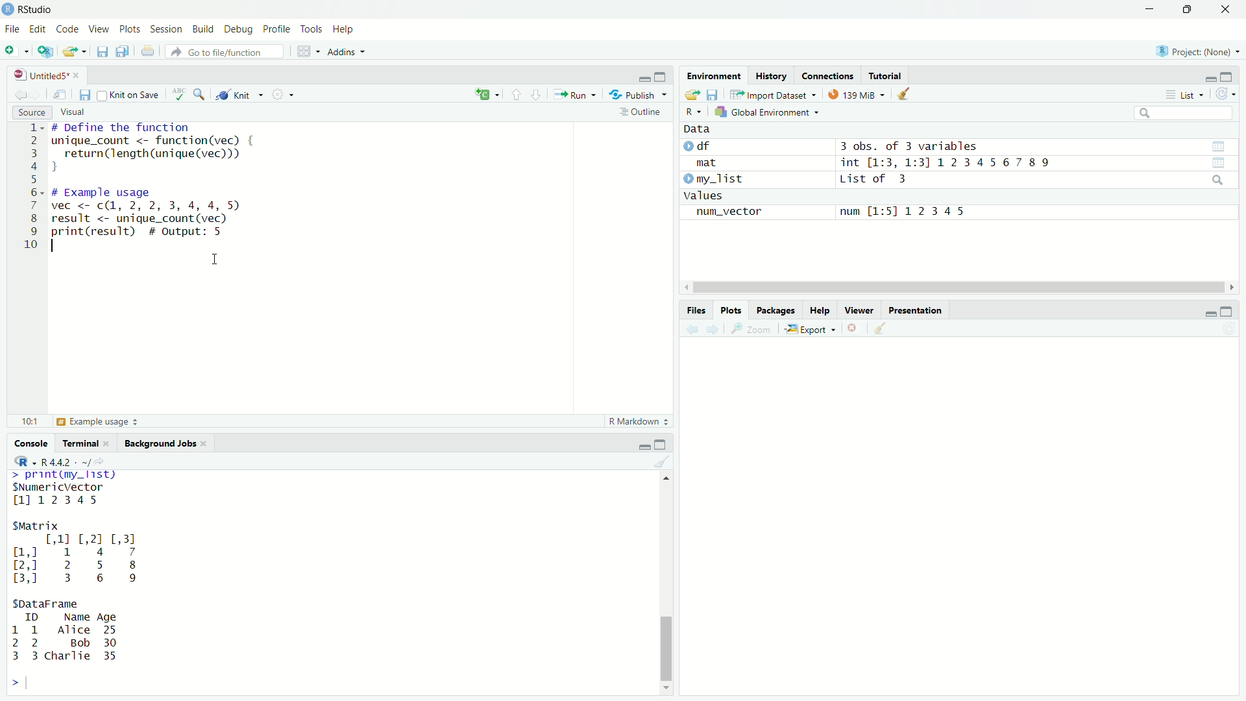  What do you see at coordinates (225, 51) in the screenshot?
I see `go to file/function` at bounding box center [225, 51].